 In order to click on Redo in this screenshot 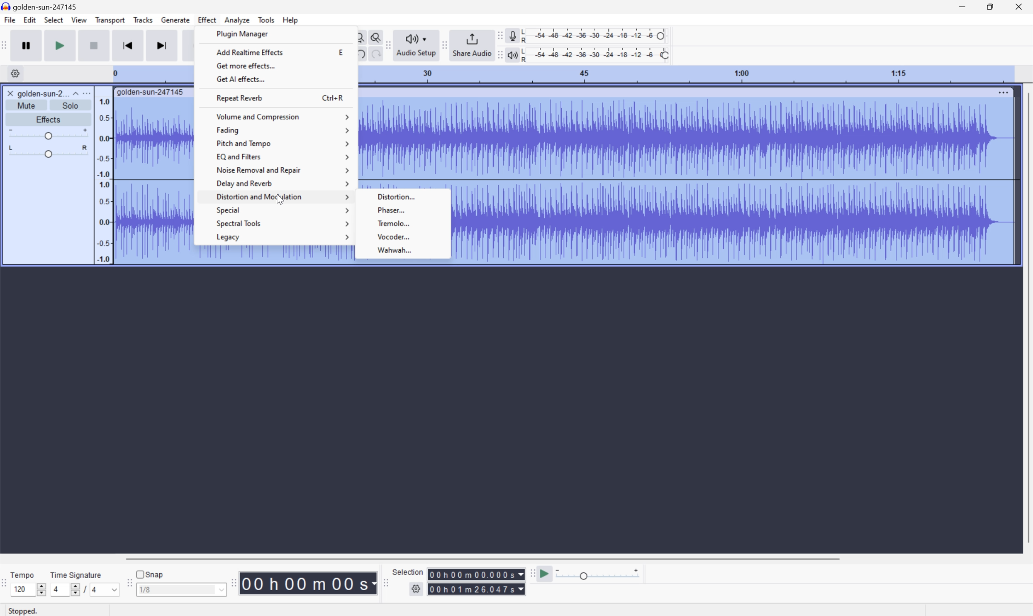, I will do `click(375, 55)`.